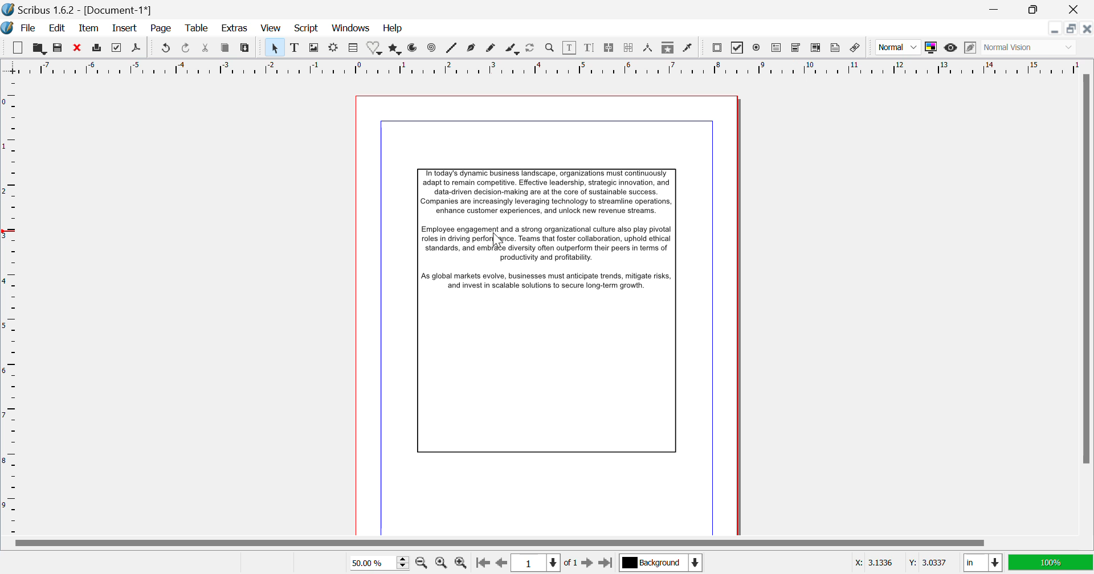  Describe the element at coordinates (502, 563) in the screenshot. I see `Previous Page` at that location.